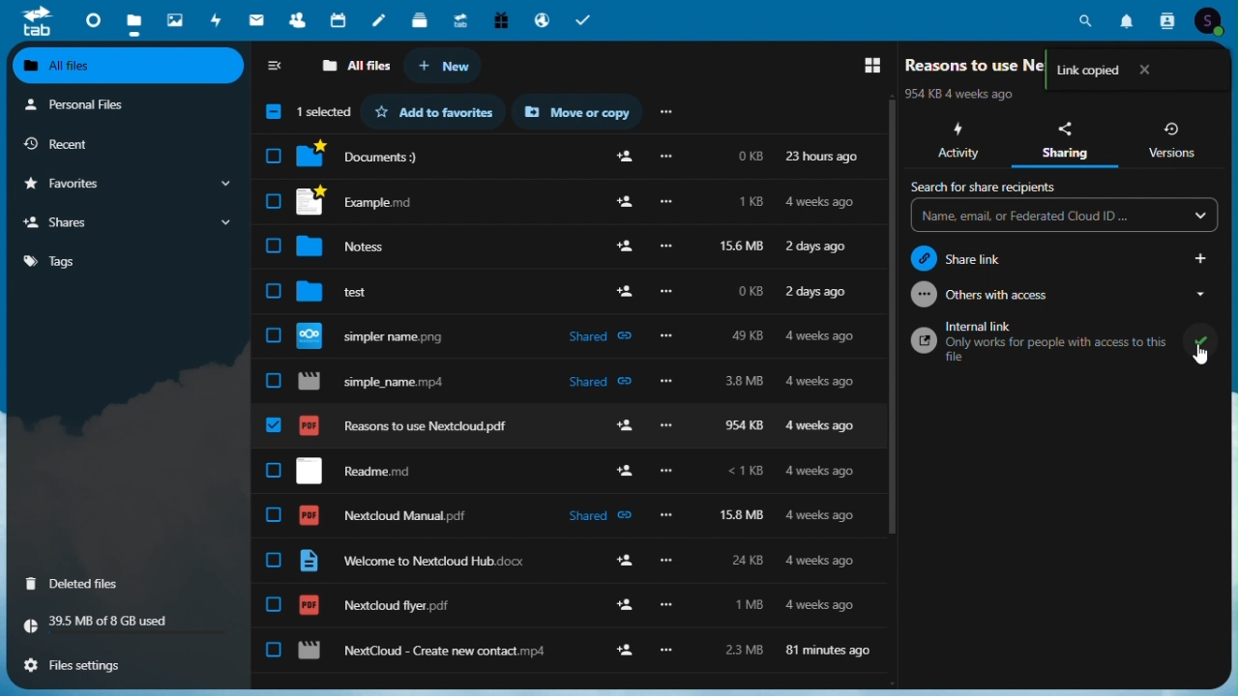 The width and height of the screenshot is (1238, 696). Describe the element at coordinates (273, 337) in the screenshot. I see `checkbox` at that location.